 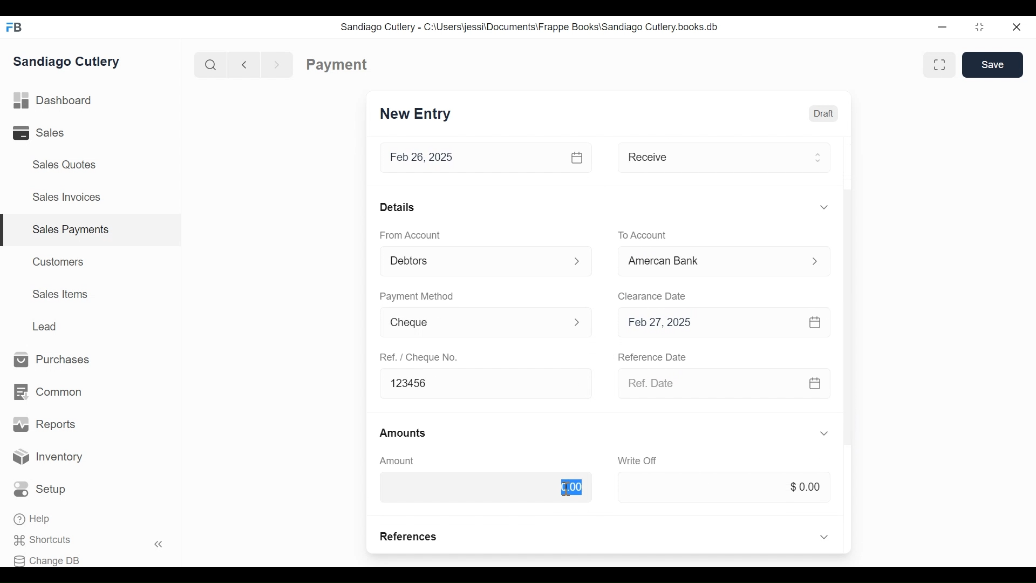 What do you see at coordinates (823, 207) in the screenshot?
I see `Expand` at bounding box center [823, 207].